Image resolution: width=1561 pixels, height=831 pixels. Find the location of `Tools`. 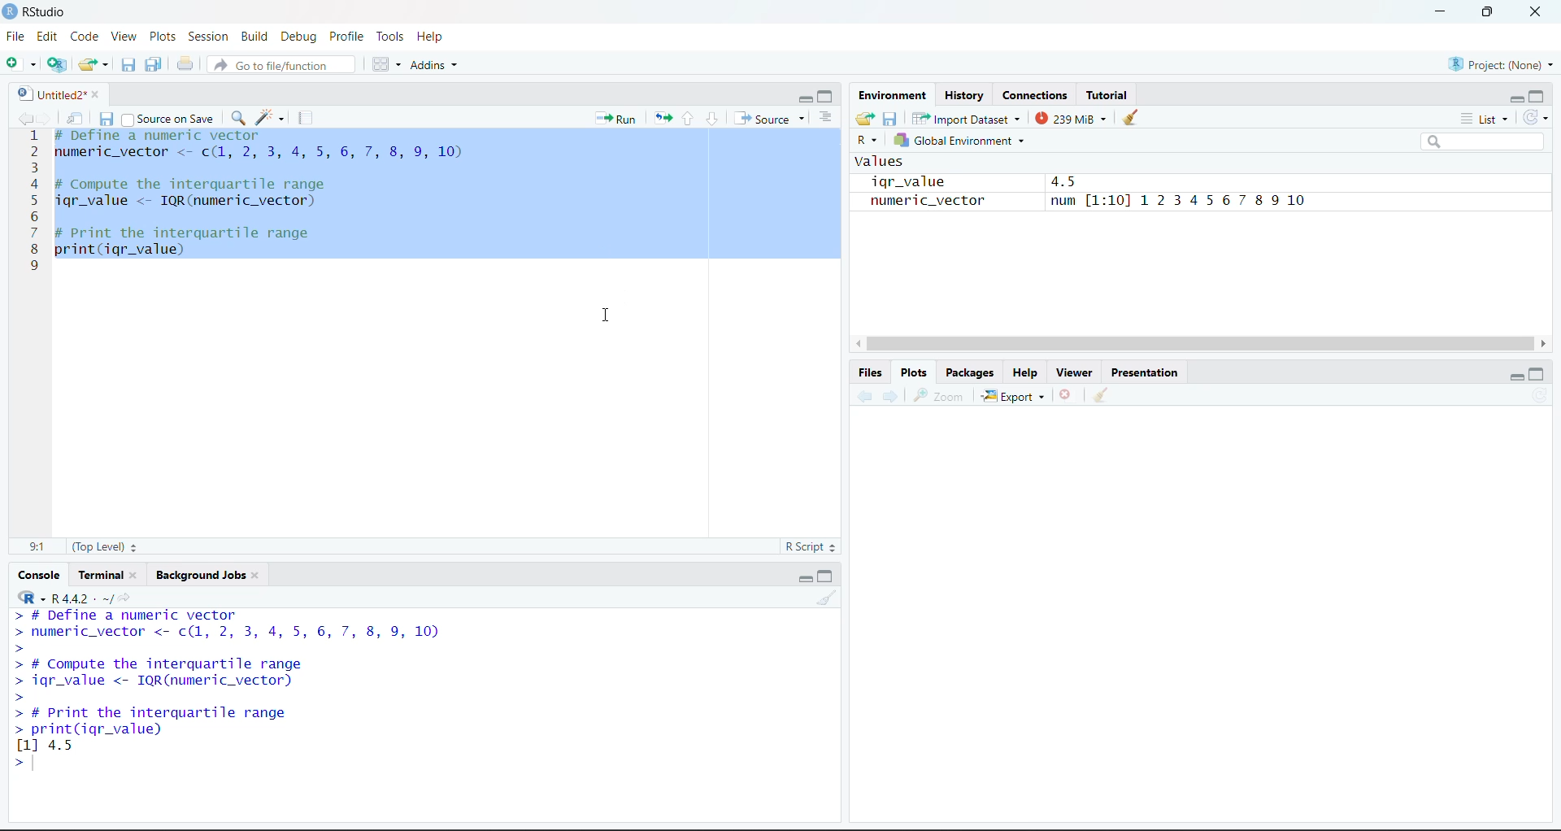

Tools is located at coordinates (389, 36).